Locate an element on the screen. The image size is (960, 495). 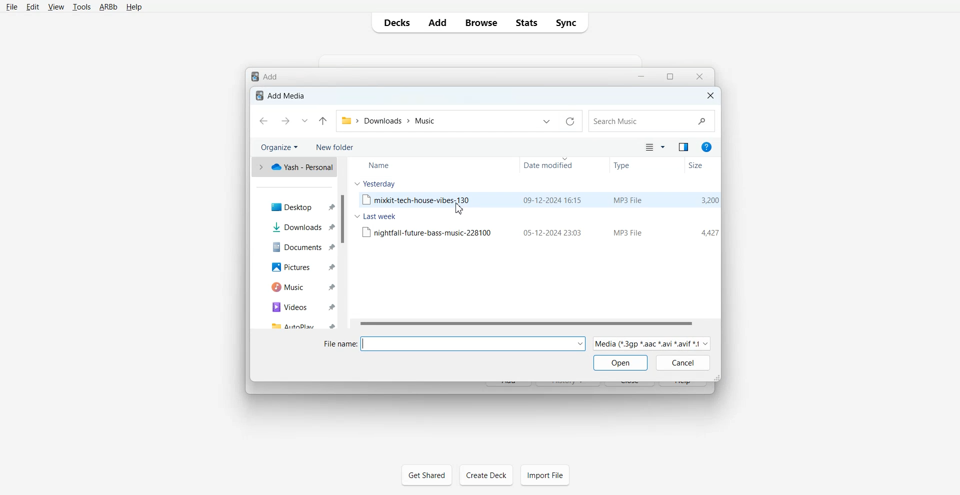
Previous File is located at coordinates (547, 121).